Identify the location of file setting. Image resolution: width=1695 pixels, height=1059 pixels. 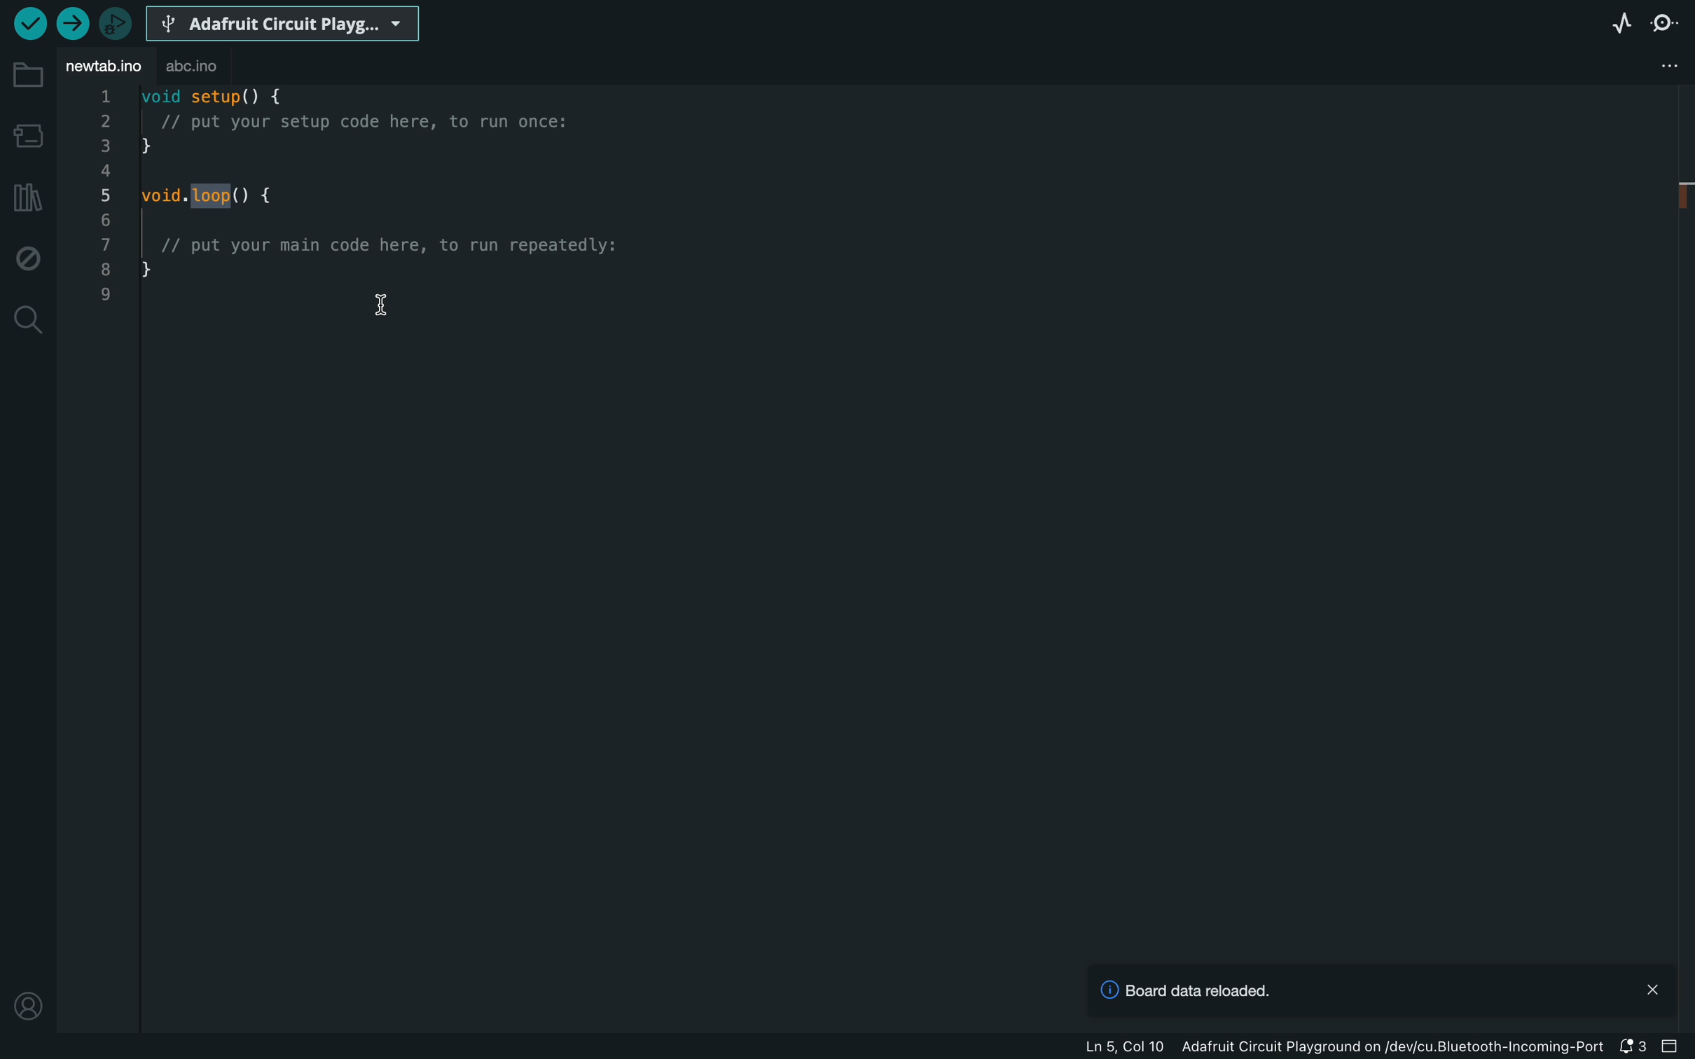
(1670, 66).